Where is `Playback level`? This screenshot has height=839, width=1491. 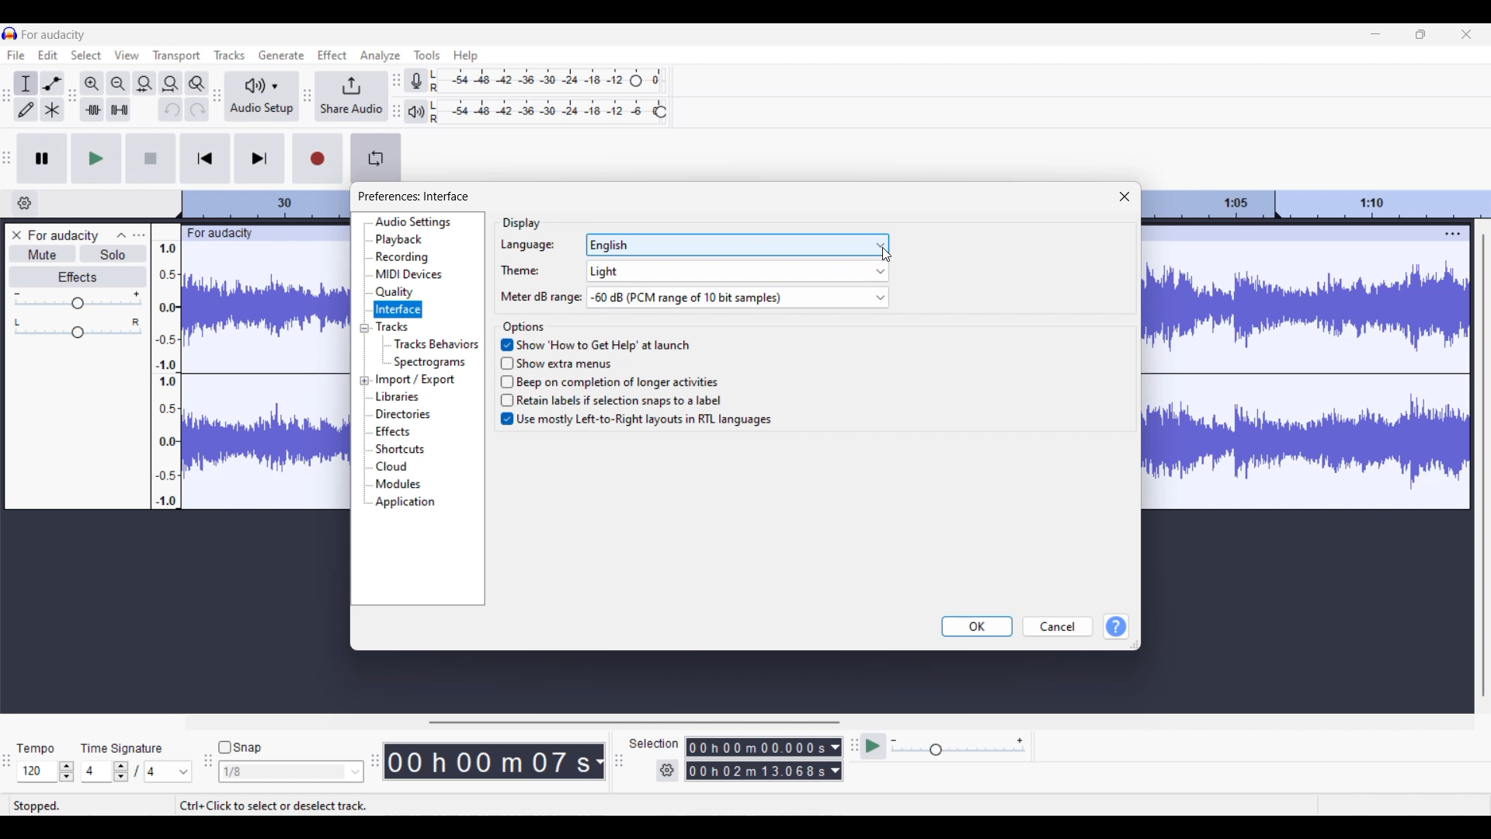 Playback level is located at coordinates (541, 112).